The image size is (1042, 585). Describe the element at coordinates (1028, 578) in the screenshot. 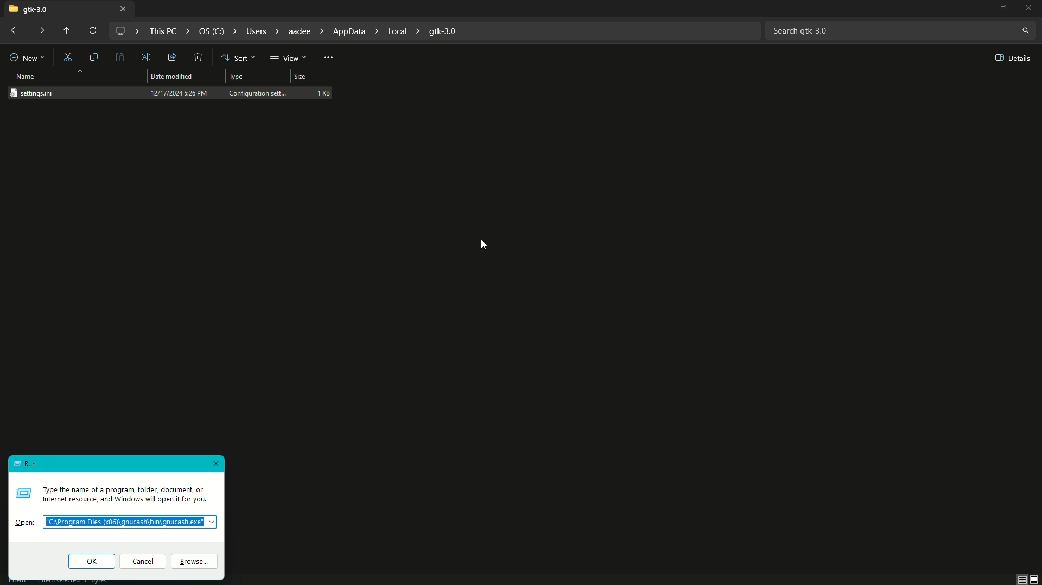

I see `Thumbnail view` at that location.